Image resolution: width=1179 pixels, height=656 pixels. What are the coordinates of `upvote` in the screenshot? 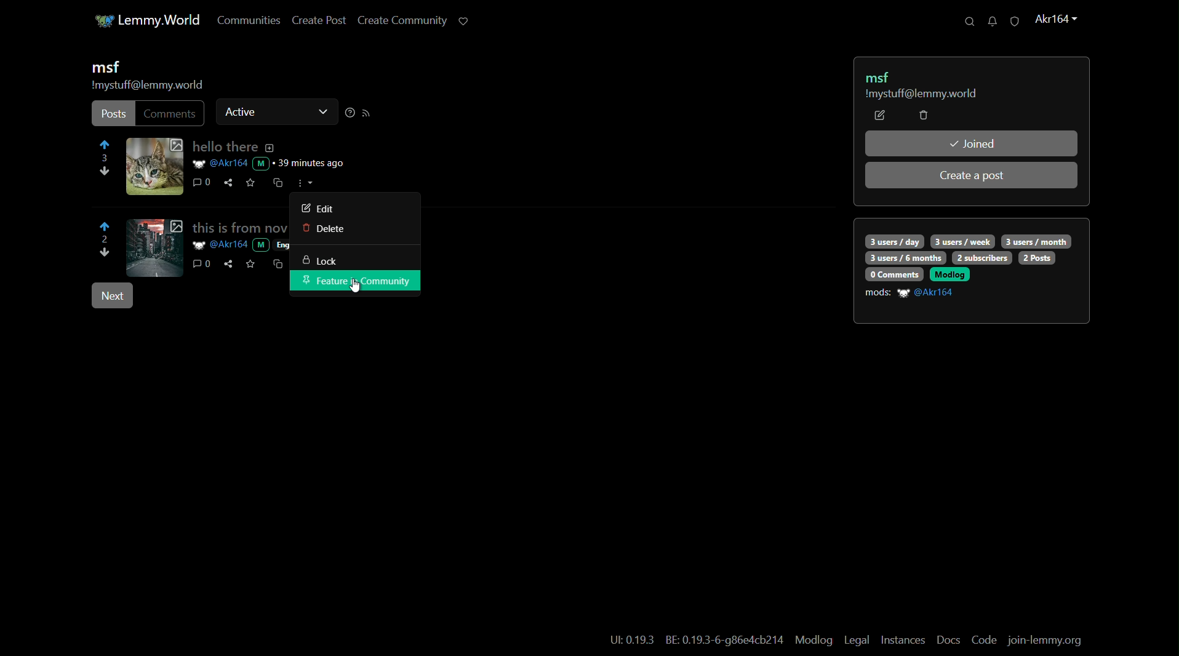 It's located at (106, 226).